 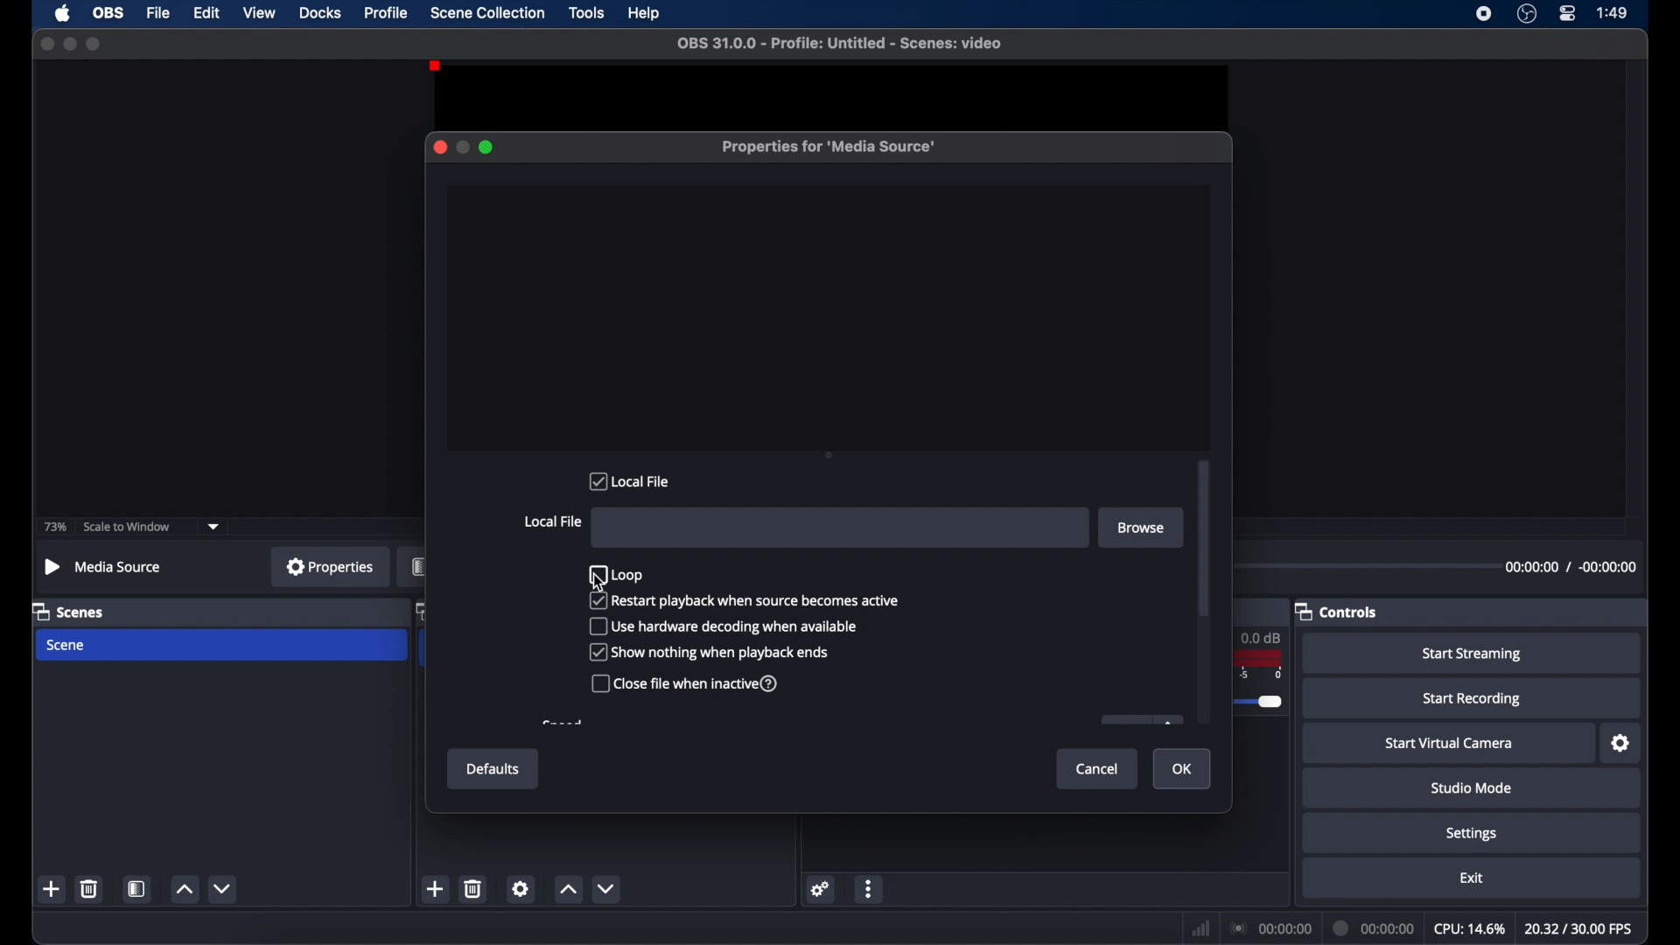 I want to click on network, so click(x=1201, y=927).